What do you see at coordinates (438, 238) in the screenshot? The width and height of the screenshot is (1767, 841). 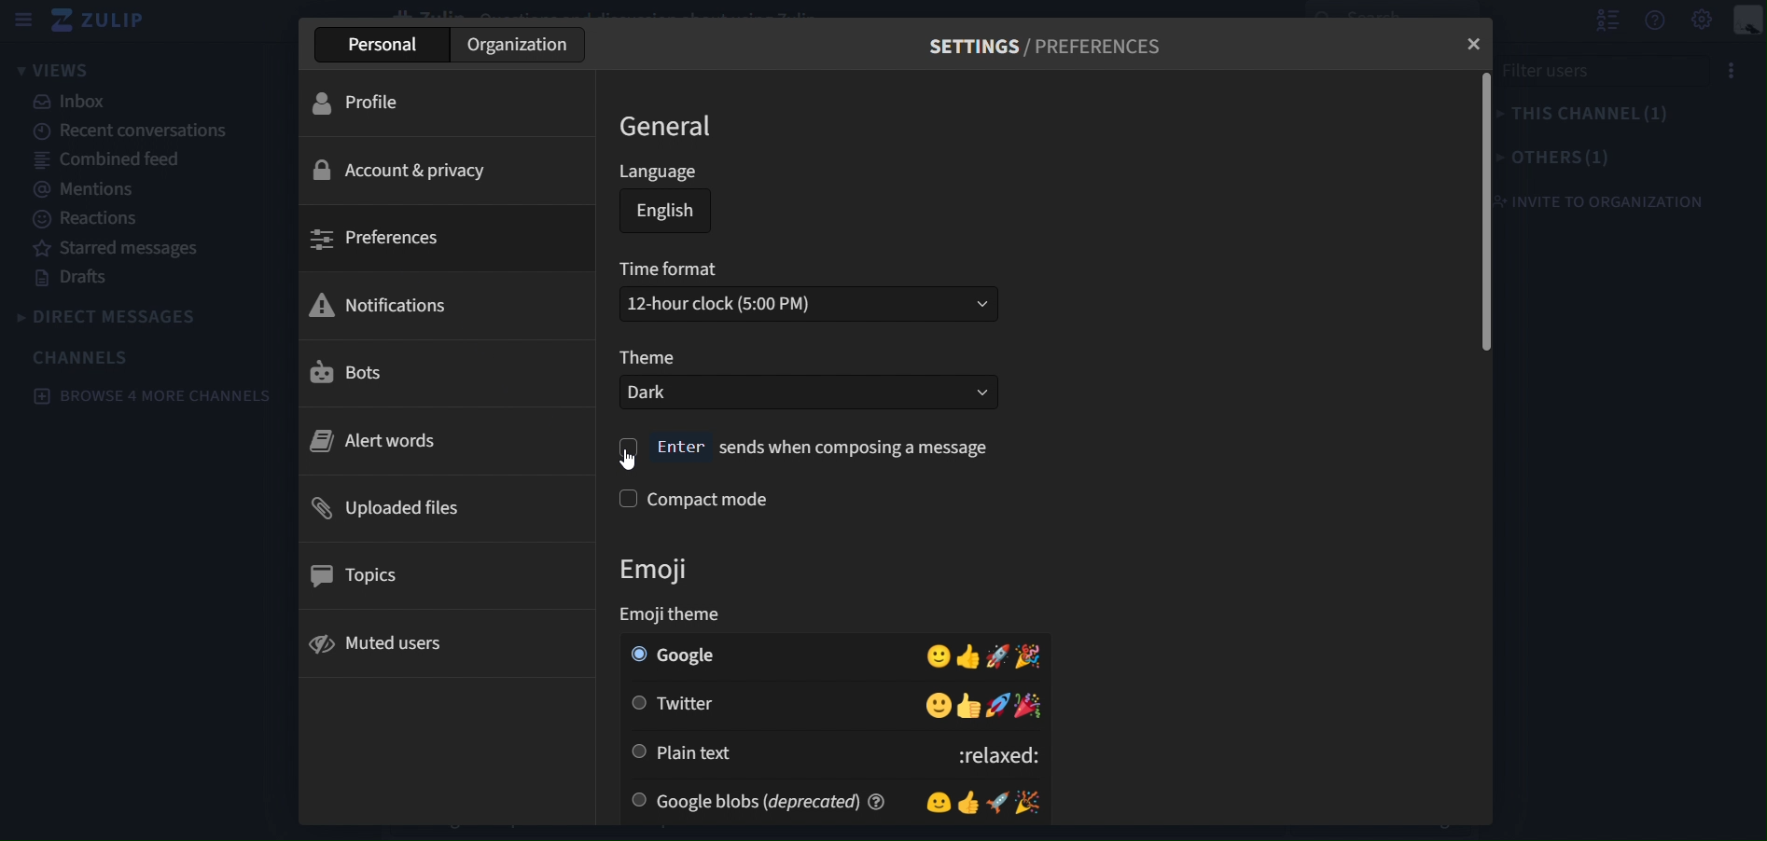 I see `preferences` at bounding box center [438, 238].